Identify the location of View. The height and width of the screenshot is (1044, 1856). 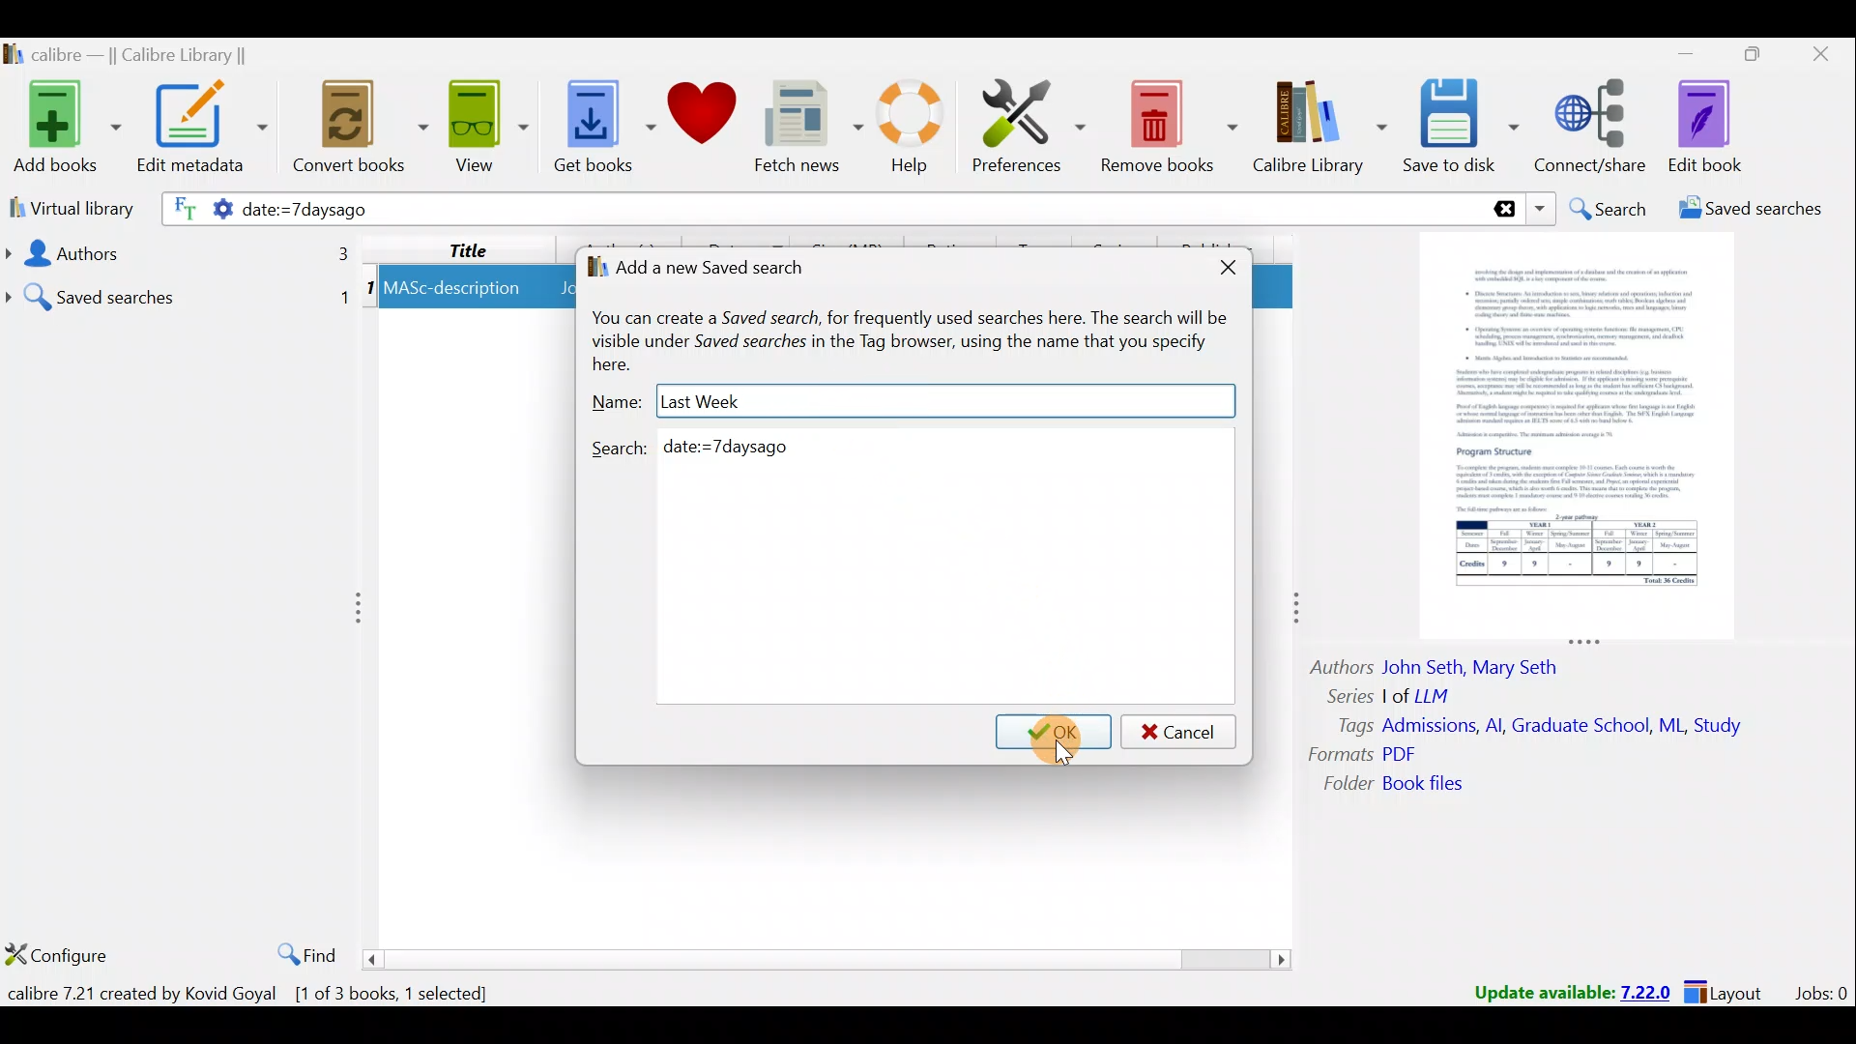
(483, 129).